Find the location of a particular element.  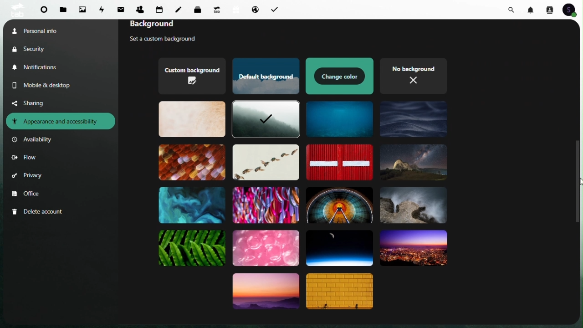

Themes is located at coordinates (266, 294).